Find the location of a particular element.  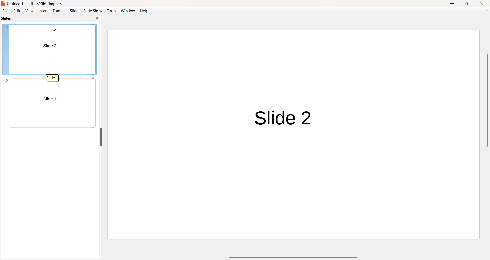

hide is located at coordinates (101, 137).